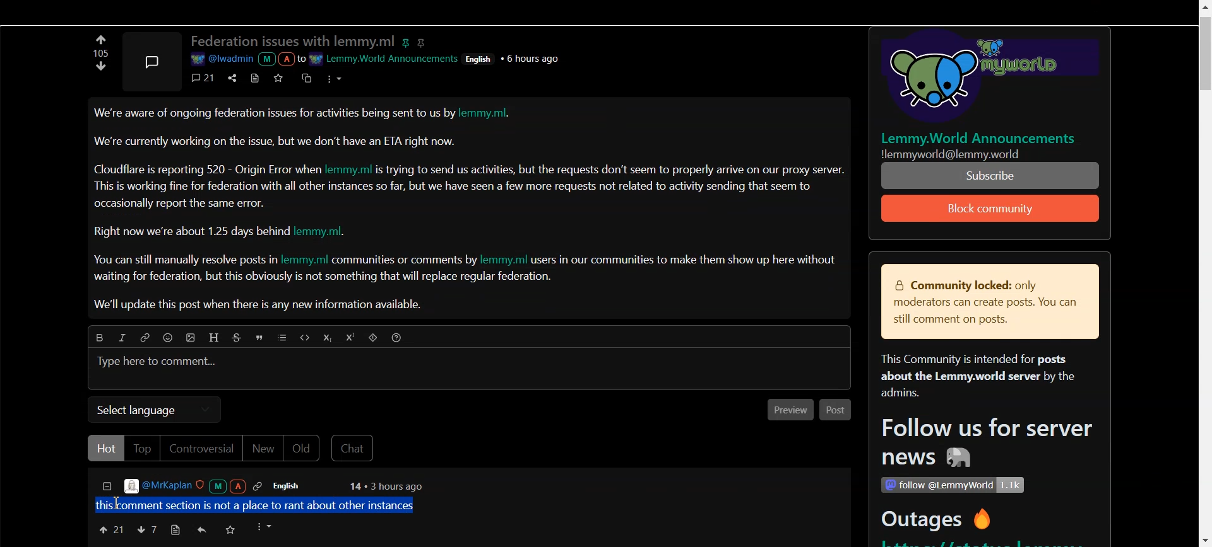 This screenshot has width=1212, height=547. What do you see at coordinates (141, 448) in the screenshot?
I see `Top` at bounding box center [141, 448].